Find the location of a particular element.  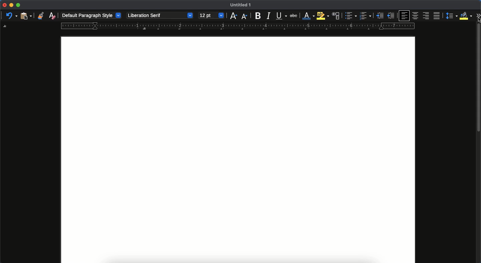

bold is located at coordinates (256, 16).